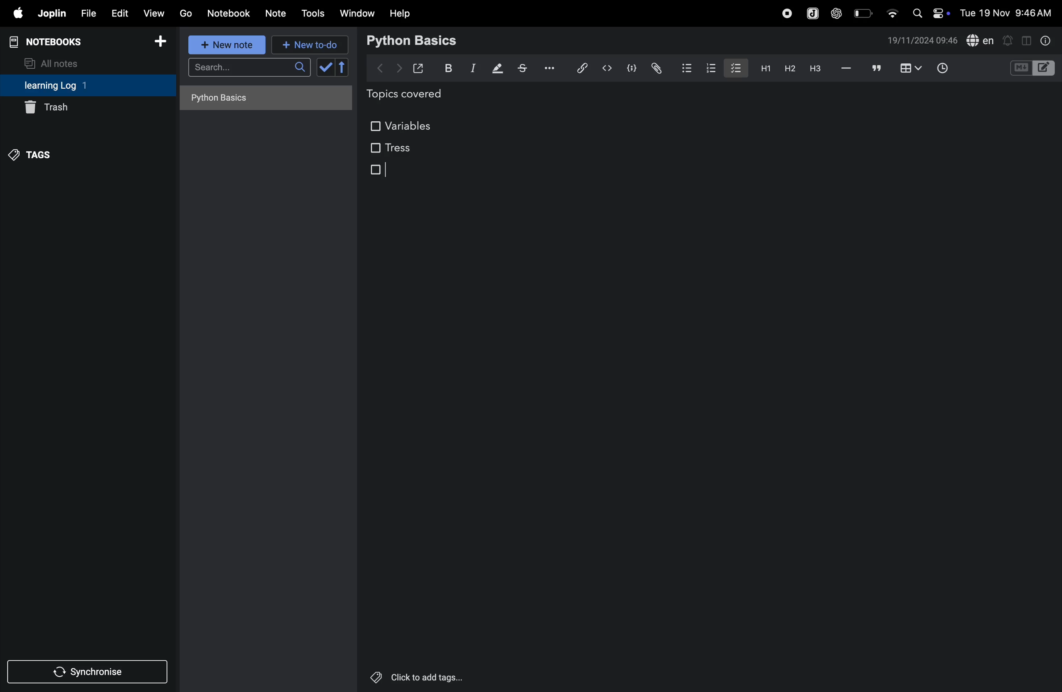  What do you see at coordinates (276, 14) in the screenshot?
I see `notes` at bounding box center [276, 14].